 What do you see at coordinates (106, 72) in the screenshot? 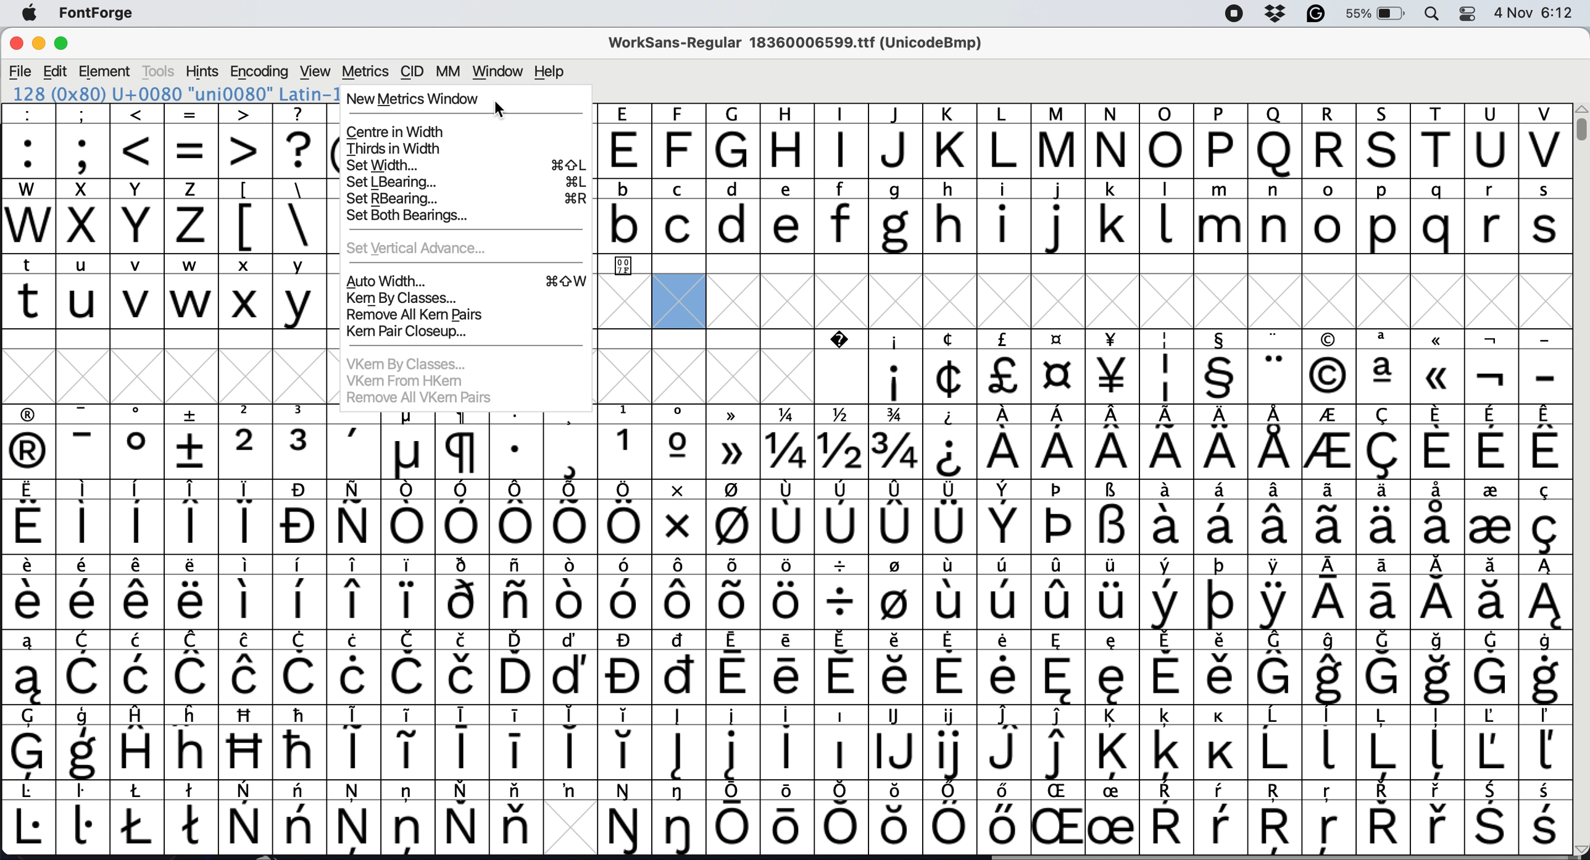
I see `Element` at bounding box center [106, 72].